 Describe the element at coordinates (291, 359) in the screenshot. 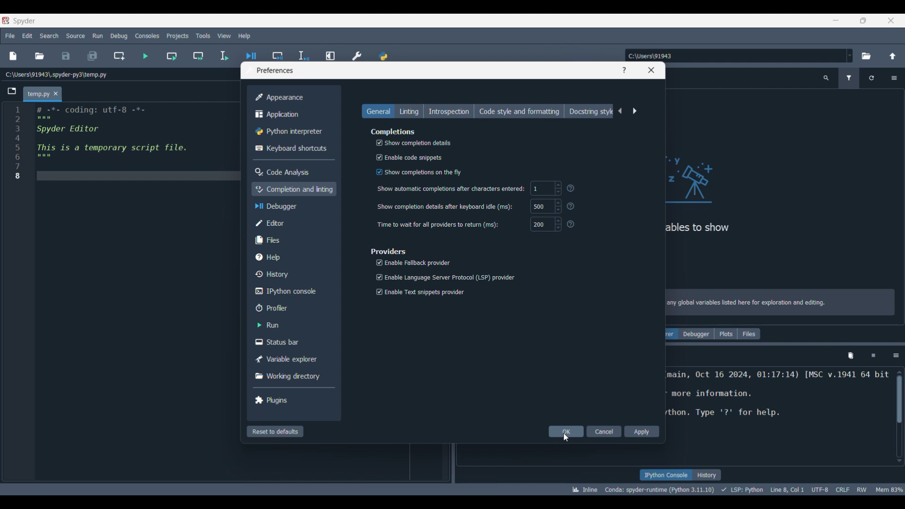

I see `Variable explorer` at that location.